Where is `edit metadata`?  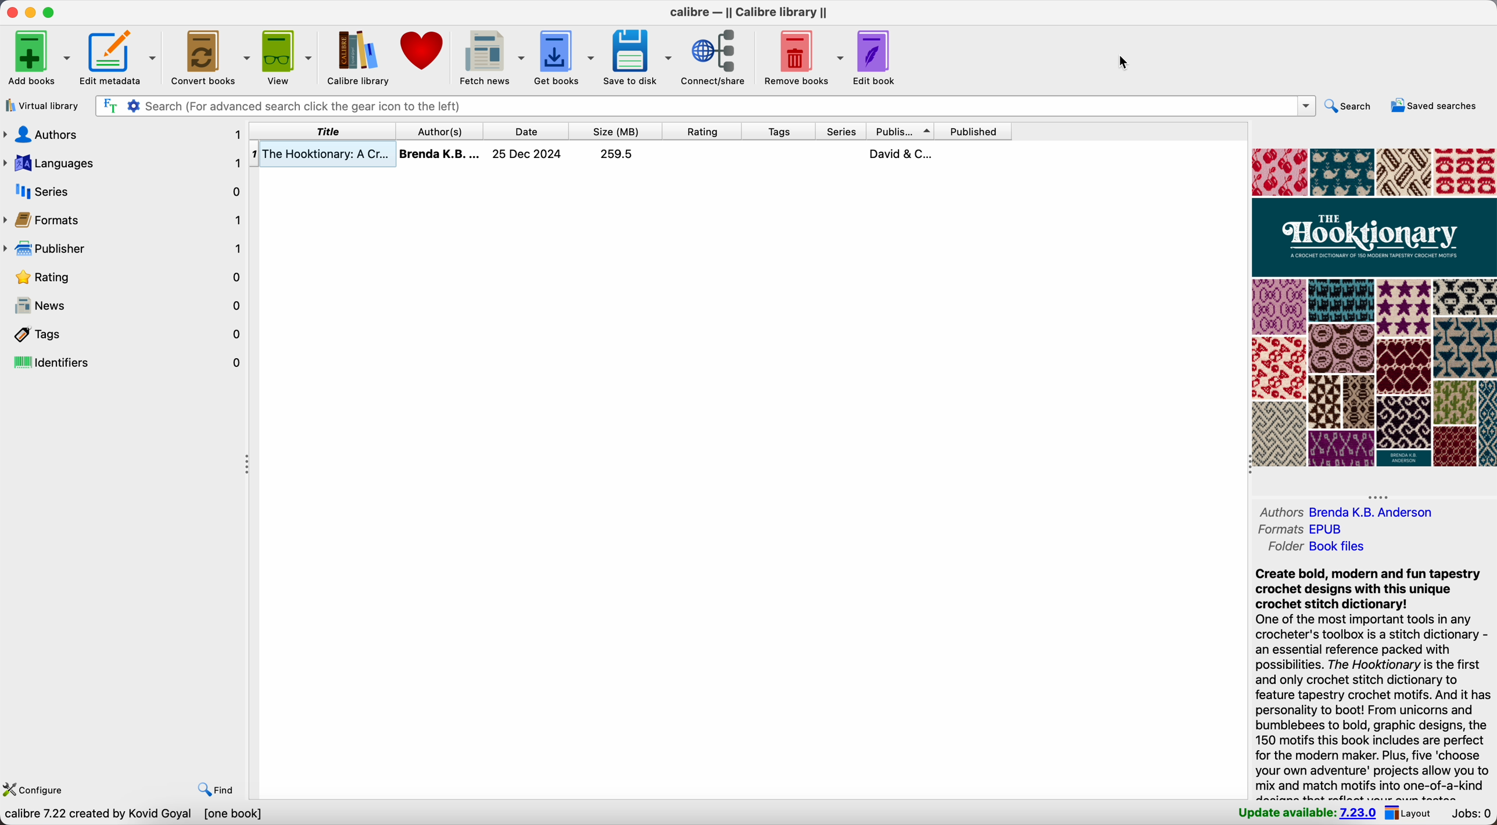 edit metadata is located at coordinates (120, 55).